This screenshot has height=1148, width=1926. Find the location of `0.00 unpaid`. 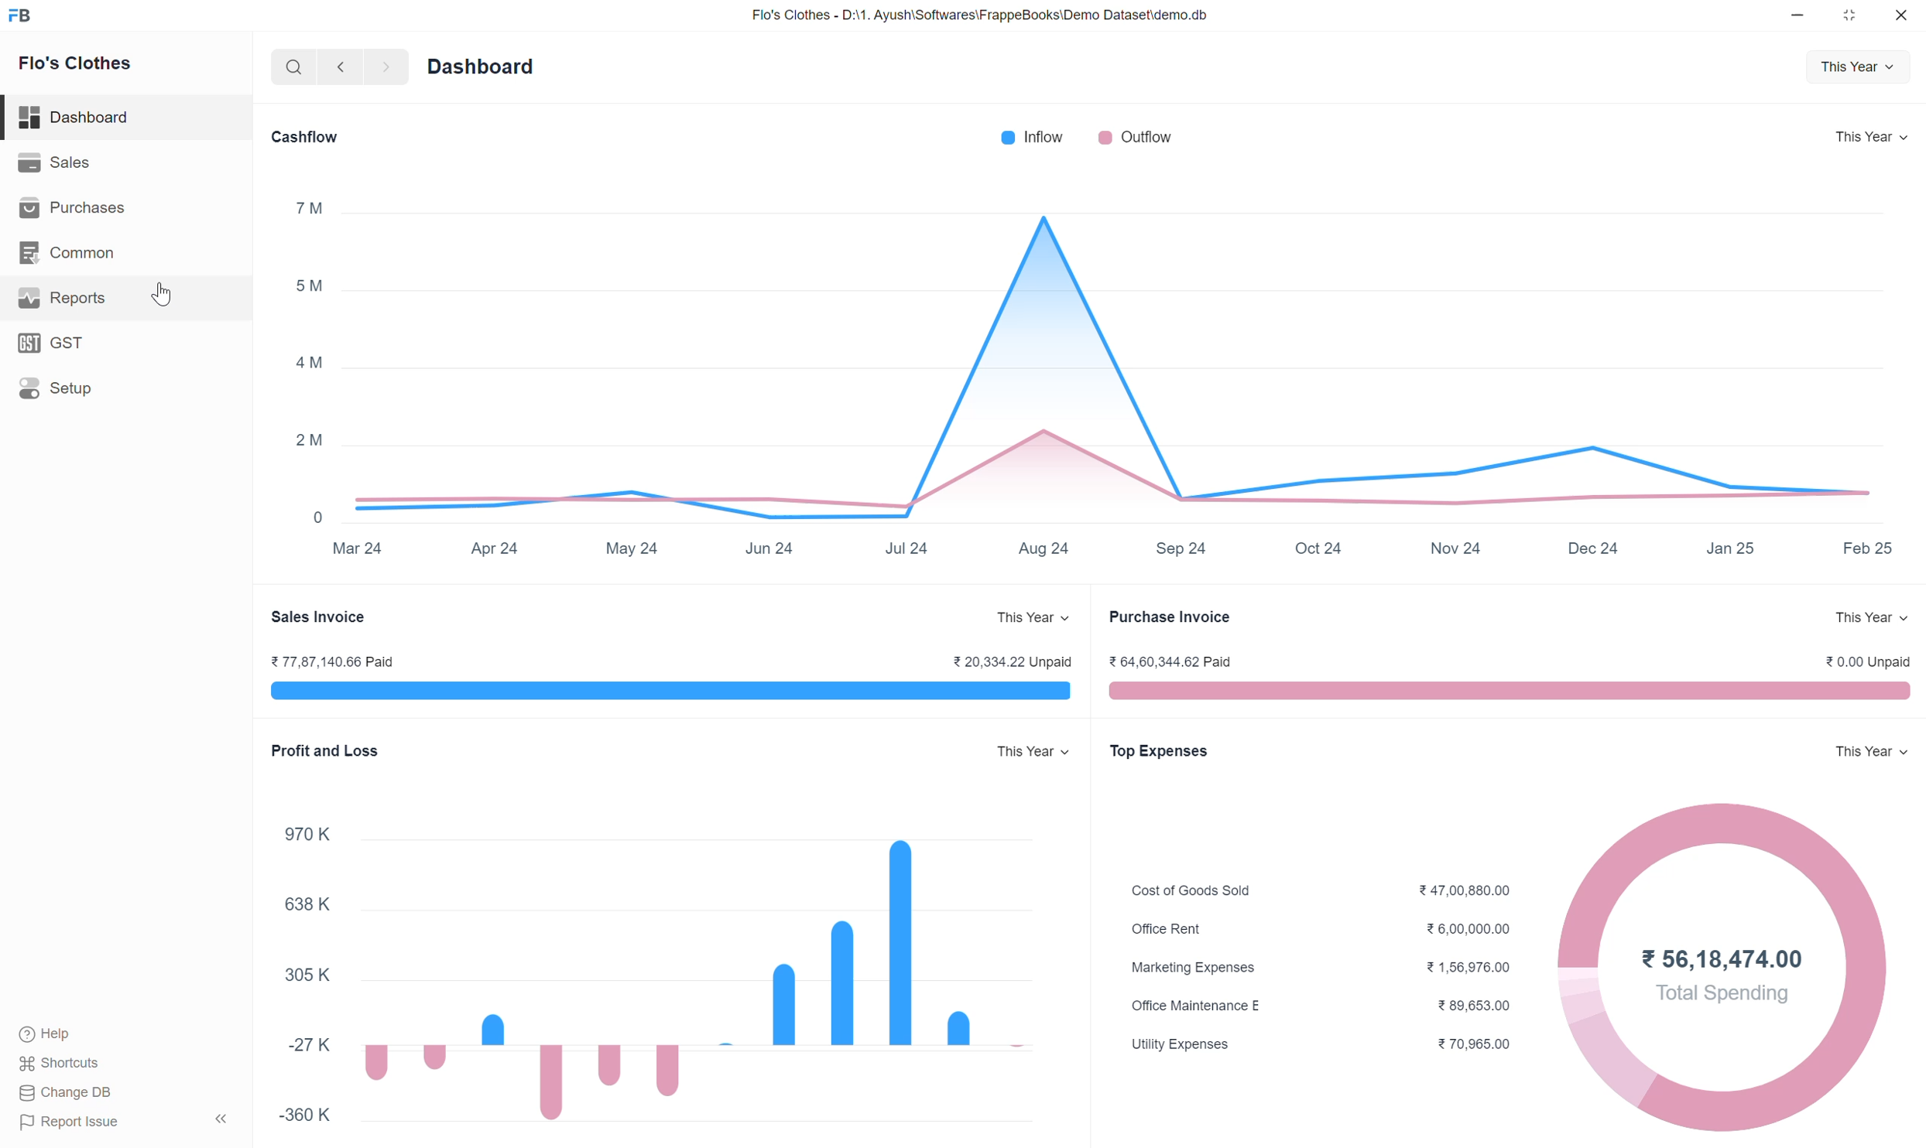

0.00 unpaid is located at coordinates (1867, 660).